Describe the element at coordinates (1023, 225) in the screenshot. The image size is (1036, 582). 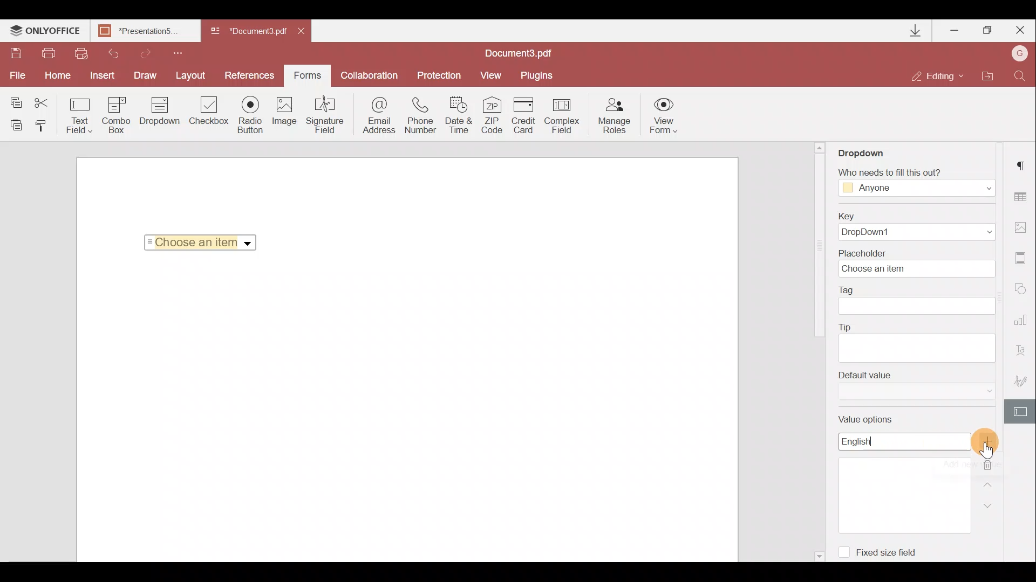
I see `Image settings` at that location.